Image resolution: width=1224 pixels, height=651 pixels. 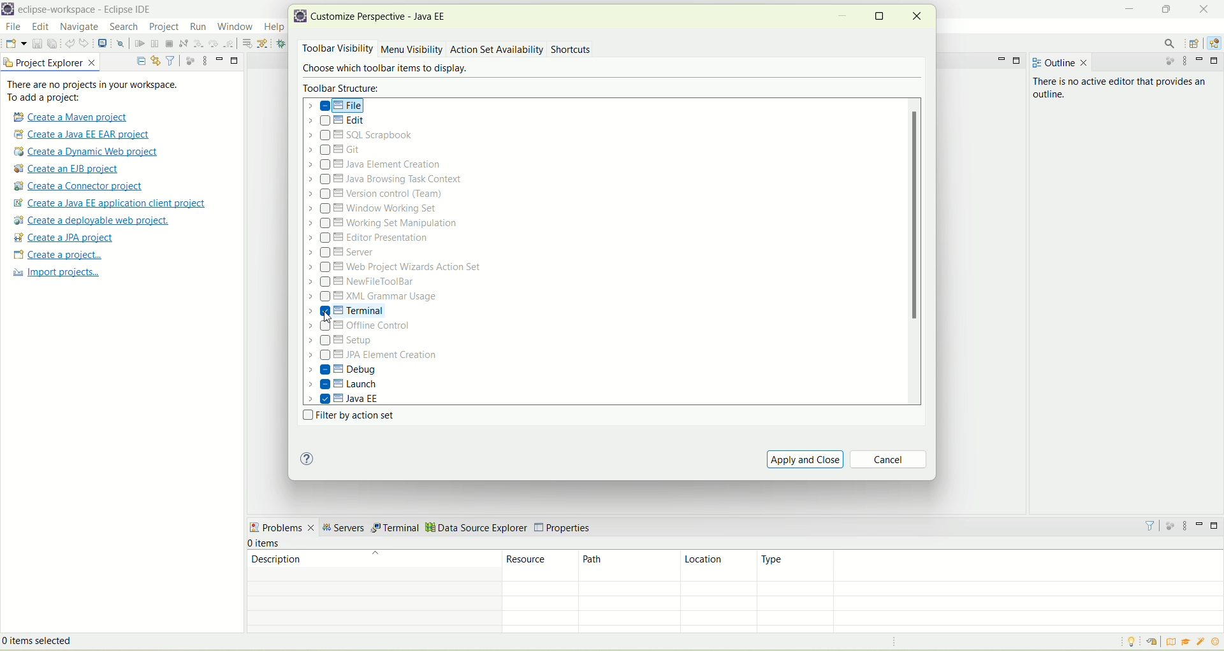 I want to click on newfiletoolbar, so click(x=362, y=283).